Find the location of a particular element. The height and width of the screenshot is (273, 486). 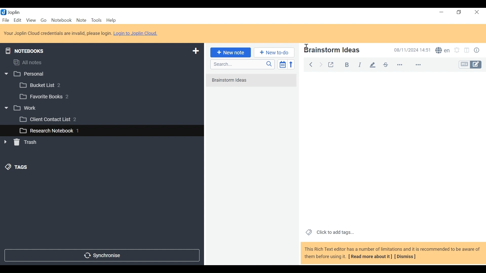

Help is located at coordinates (112, 20).